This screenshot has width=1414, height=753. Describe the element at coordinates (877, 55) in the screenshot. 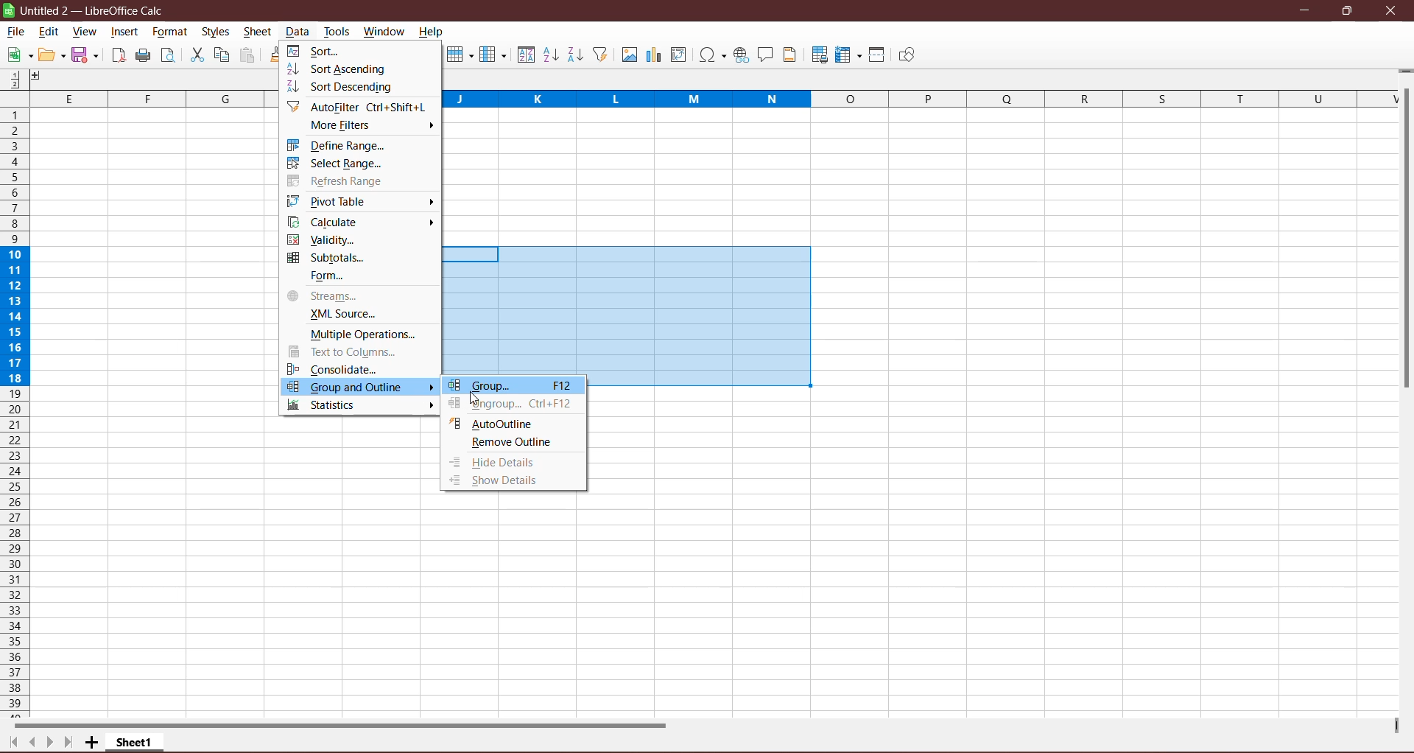

I see `Split Windows` at that location.